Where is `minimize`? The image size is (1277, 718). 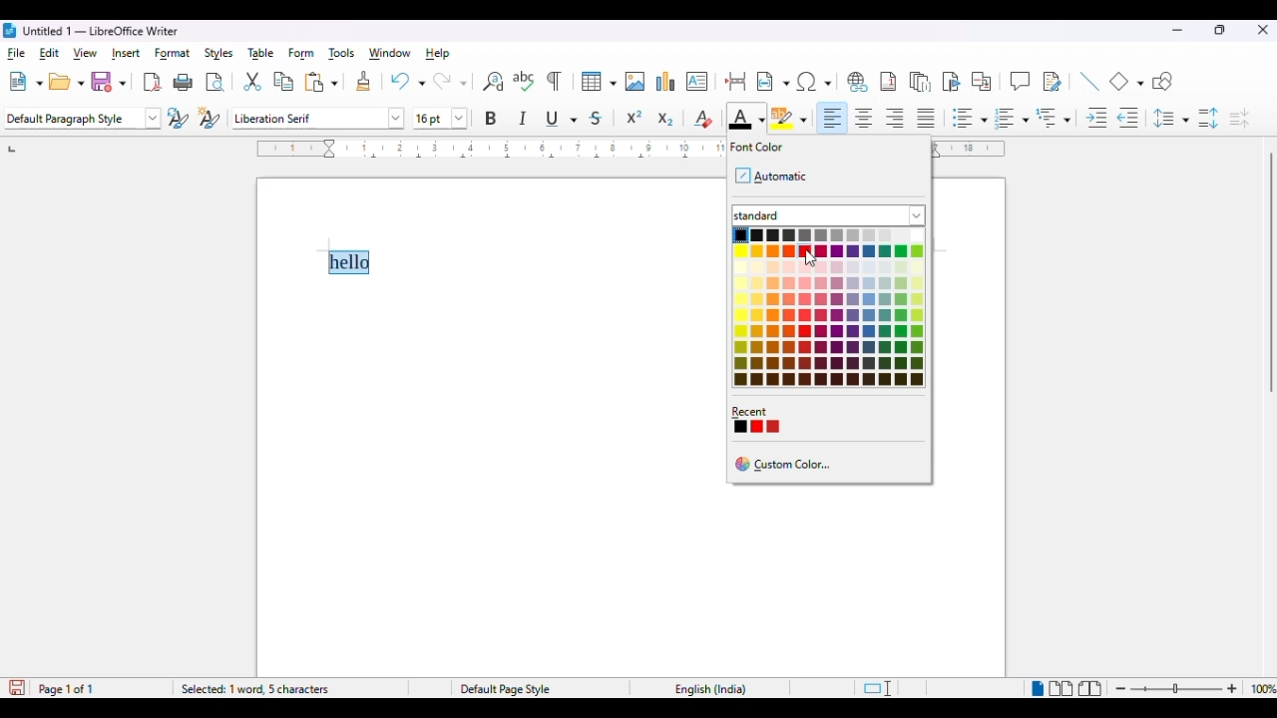
minimize is located at coordinates (1176, 30).